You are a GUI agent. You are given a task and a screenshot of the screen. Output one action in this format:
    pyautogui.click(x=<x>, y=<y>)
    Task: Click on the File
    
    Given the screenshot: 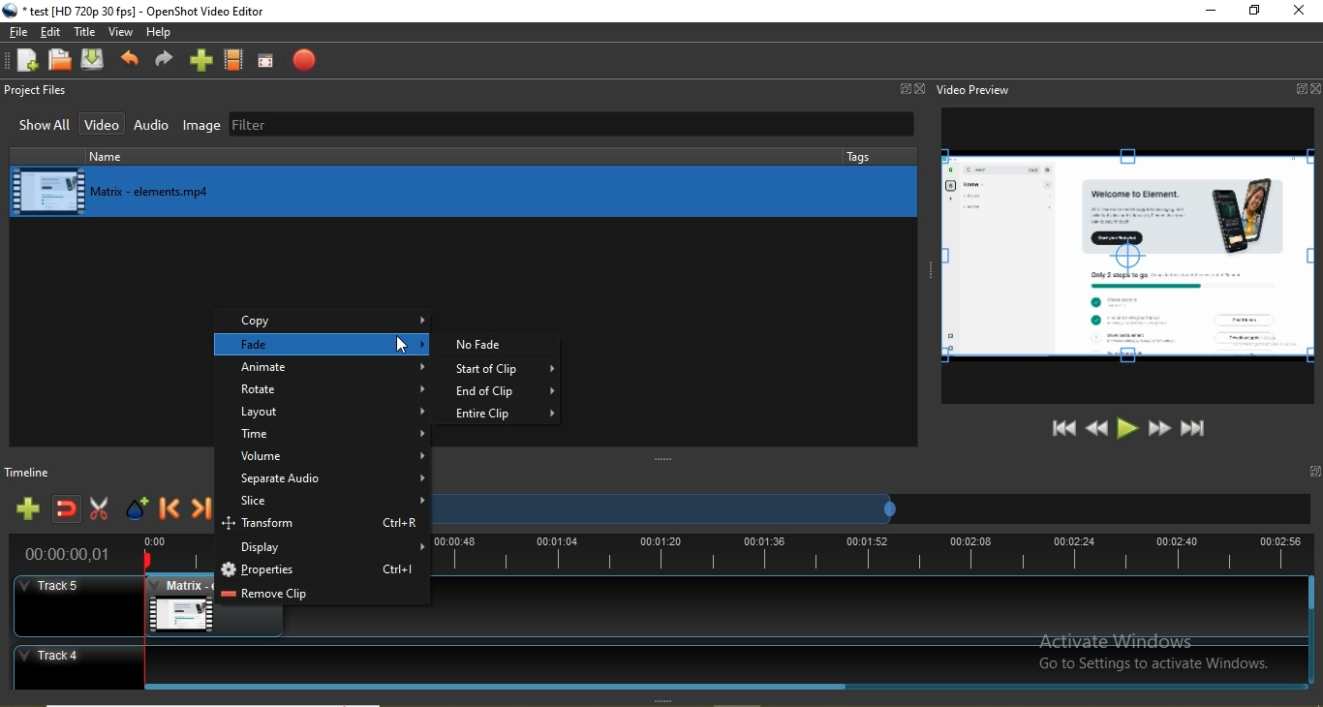 What is the action you would take?
    pyautogui.click(x=16, y=33)
    